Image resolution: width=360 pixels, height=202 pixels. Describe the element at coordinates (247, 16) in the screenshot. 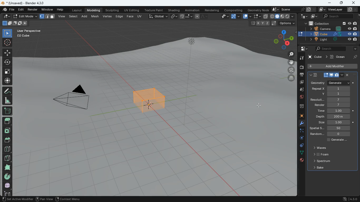

I see `overlap` at that location.